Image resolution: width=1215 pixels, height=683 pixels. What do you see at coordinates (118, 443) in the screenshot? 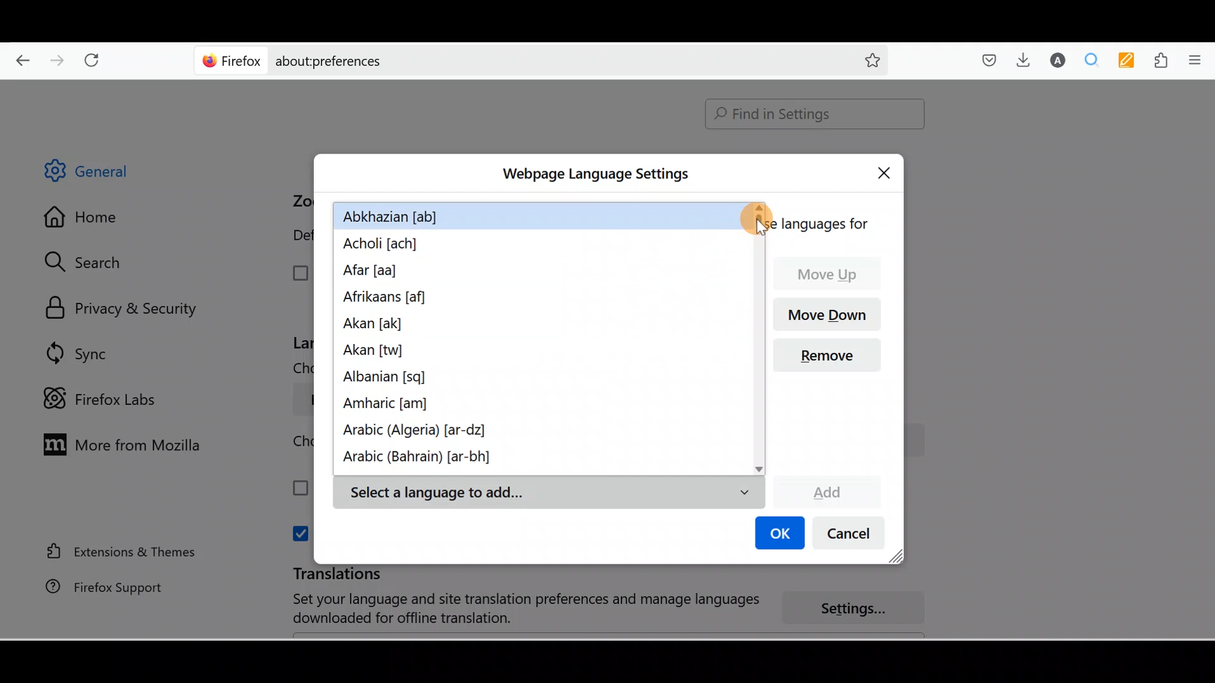
I see `More from Mozilla` at bounding box center [118, 443].